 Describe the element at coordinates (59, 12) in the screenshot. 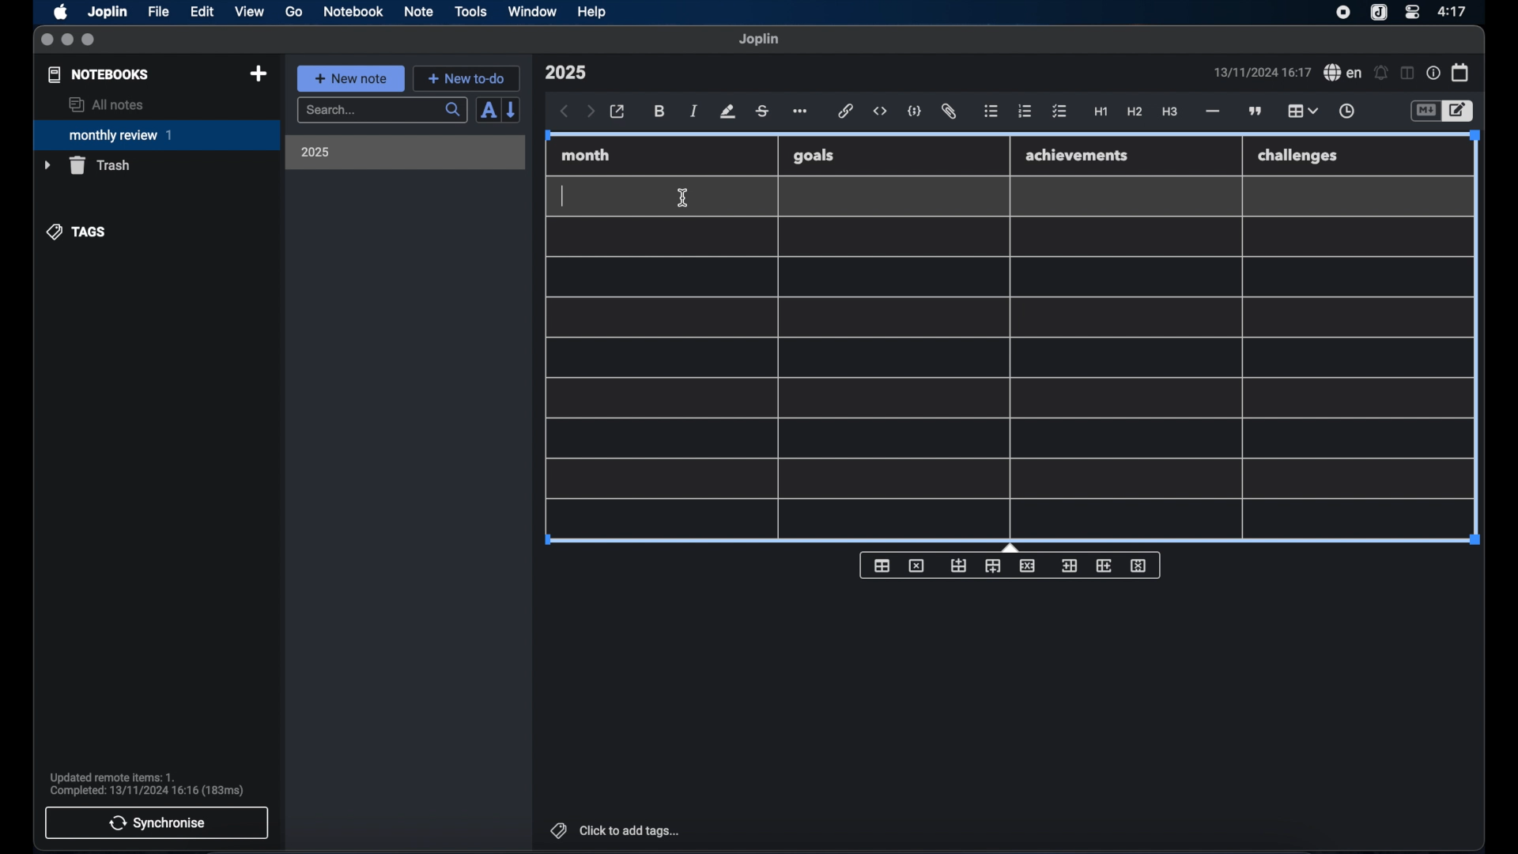

I see `apple icon` at that location.